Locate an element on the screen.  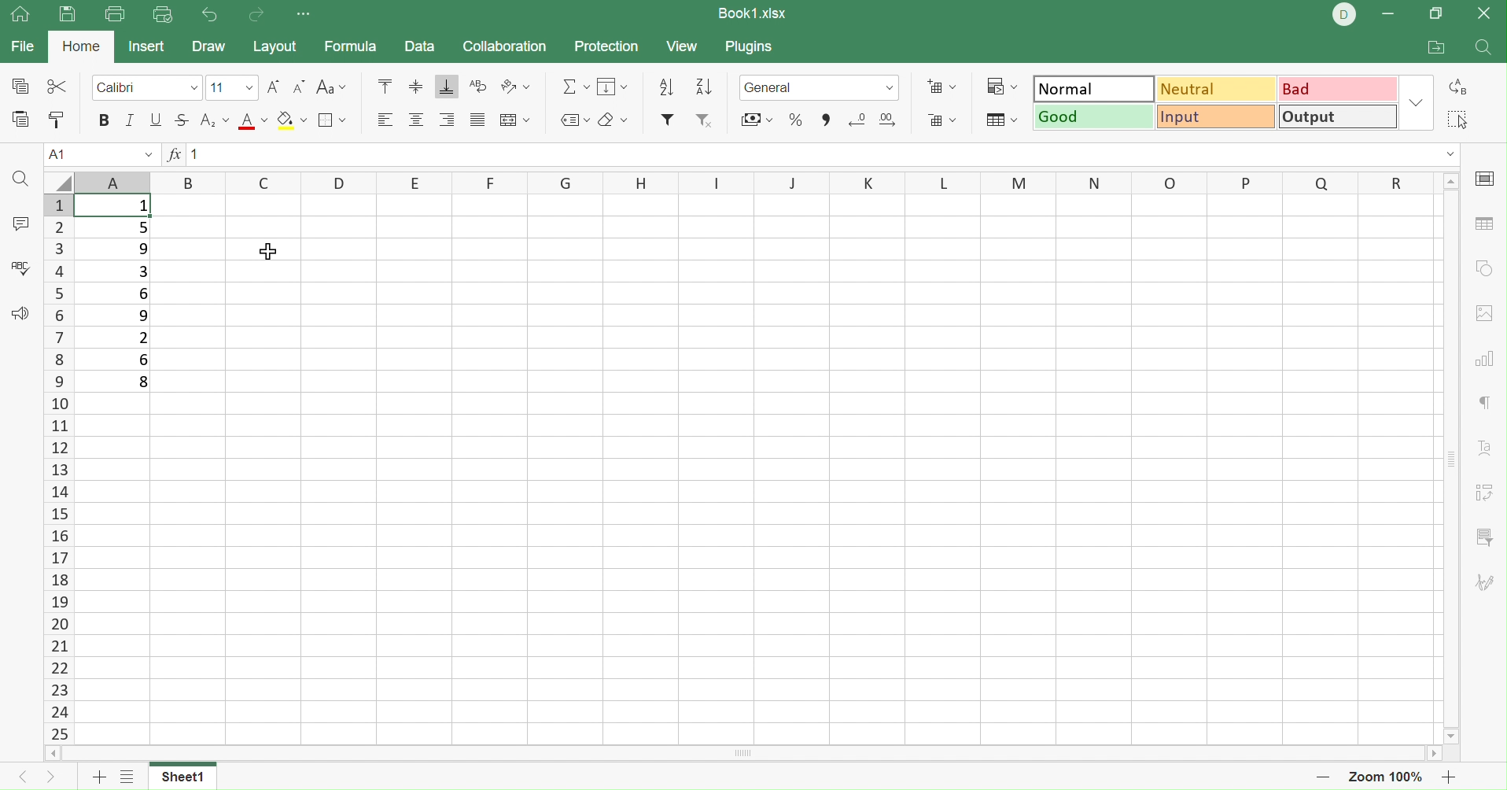
Protection is located at coordinates (605, 46).